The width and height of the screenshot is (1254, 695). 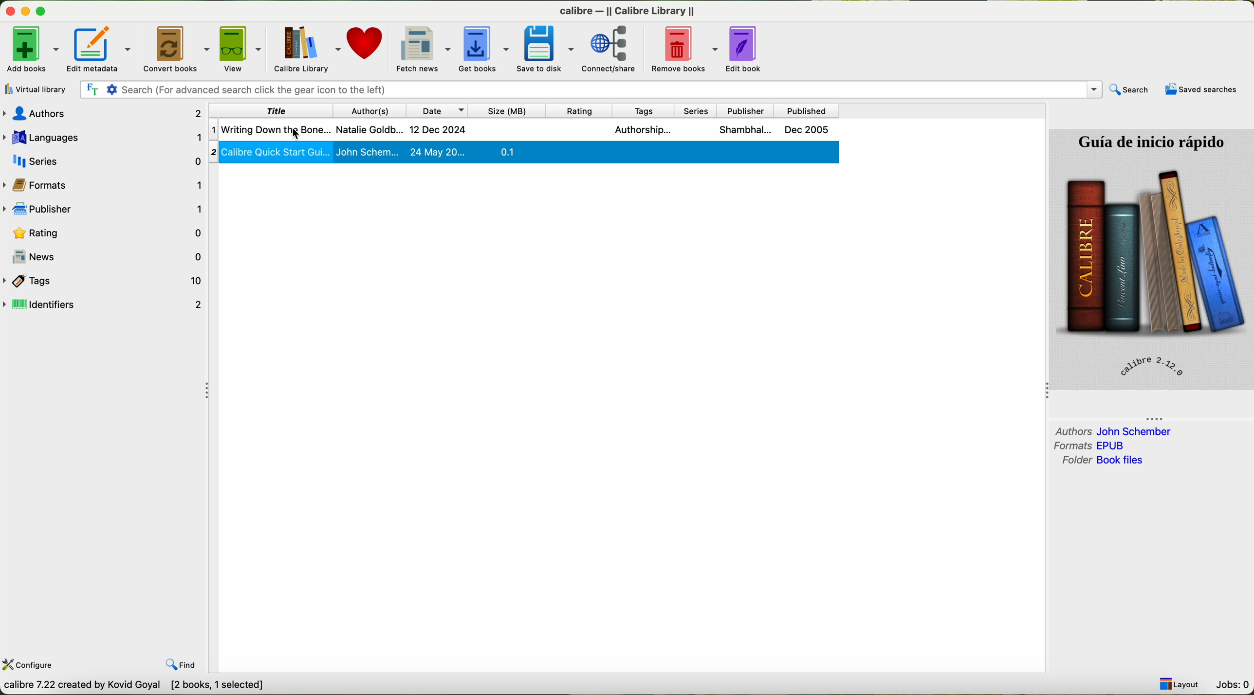 I want to click on cursor, so click(x=286, y=128).